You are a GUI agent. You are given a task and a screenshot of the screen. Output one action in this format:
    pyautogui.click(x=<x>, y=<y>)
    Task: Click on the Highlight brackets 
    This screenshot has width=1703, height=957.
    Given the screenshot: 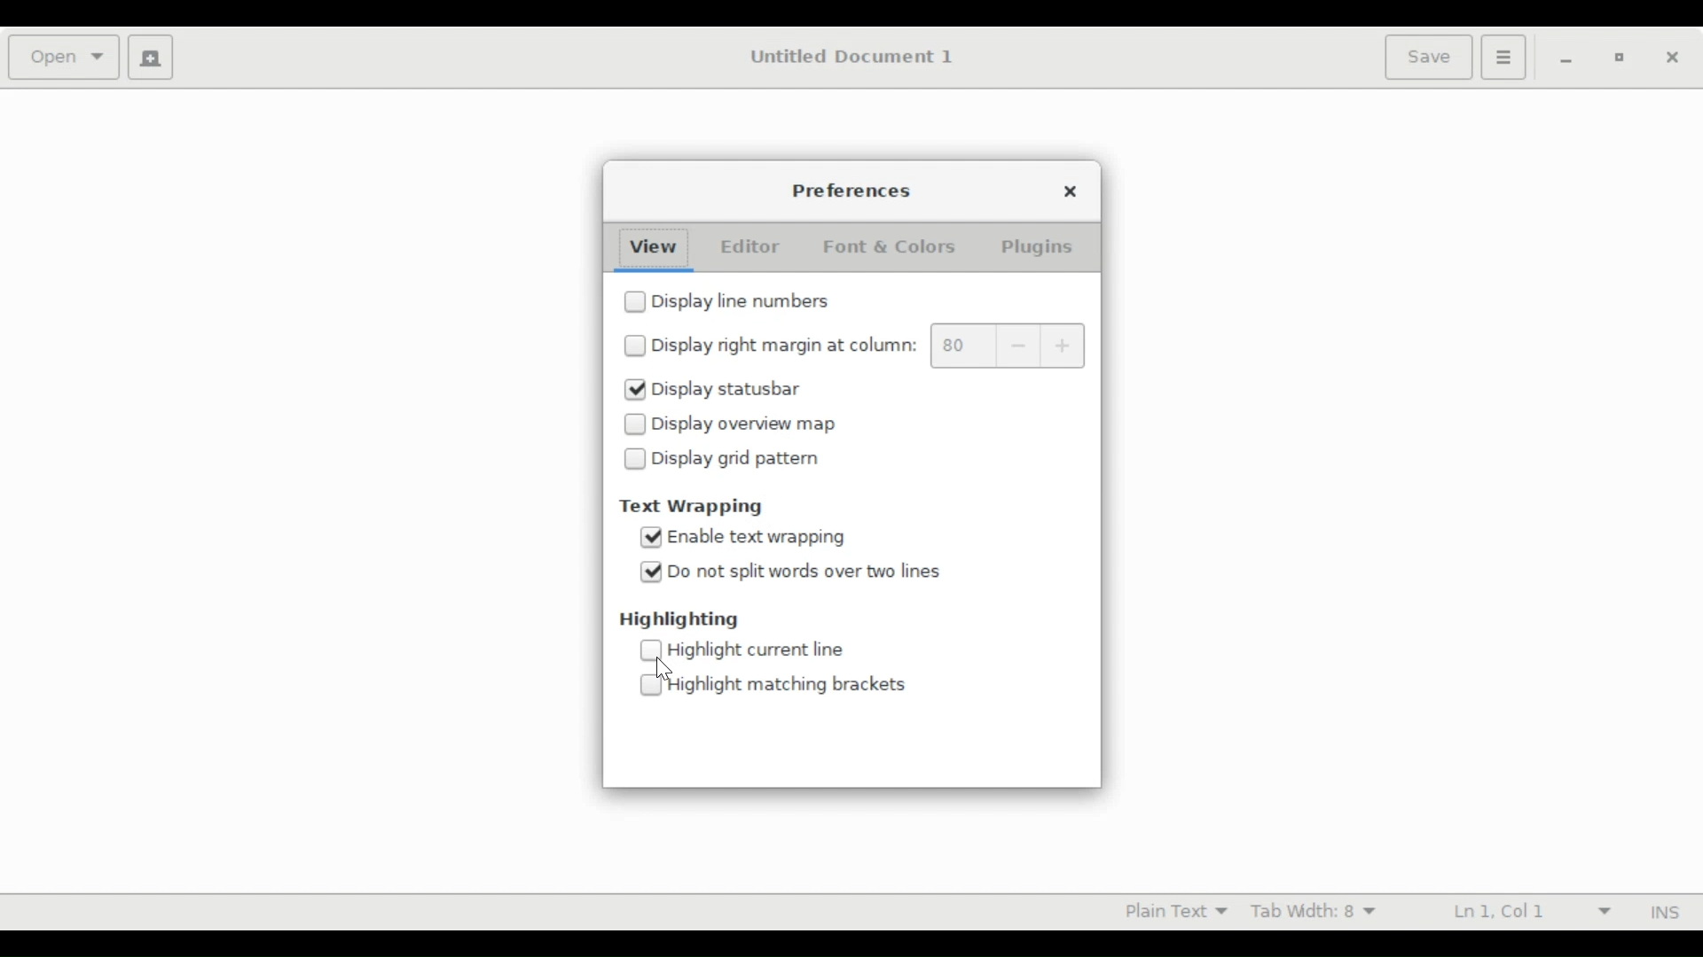 What is the action you would take?
    pyautogui.click(x=787, y=687)
    